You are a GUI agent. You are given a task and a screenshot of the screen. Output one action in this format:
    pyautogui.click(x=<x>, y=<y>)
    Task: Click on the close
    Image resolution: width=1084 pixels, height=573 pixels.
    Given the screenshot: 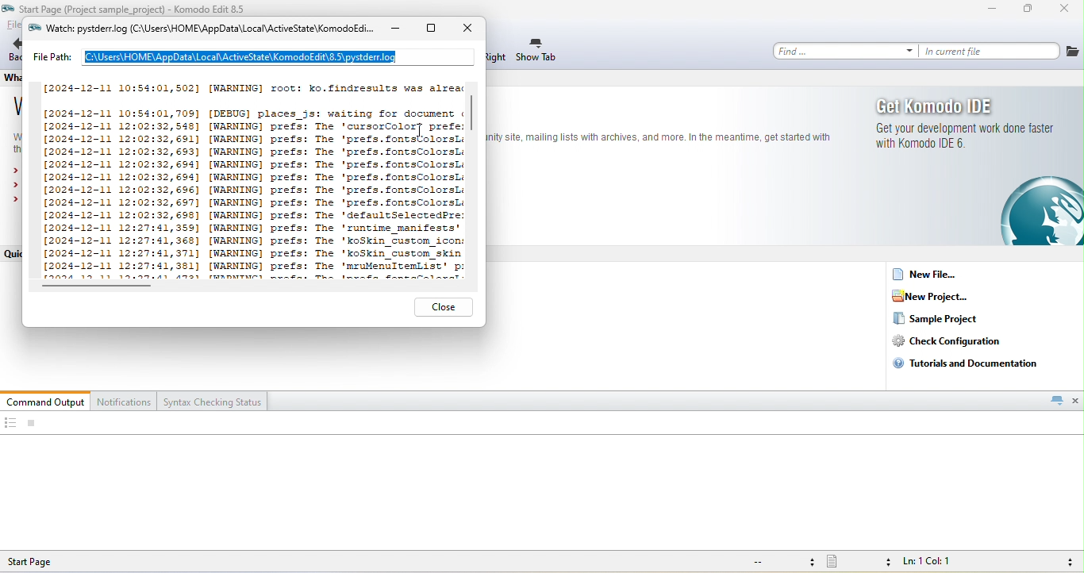 What is the action you would take?
    pyautogui.click(x=1076, y=400)
    